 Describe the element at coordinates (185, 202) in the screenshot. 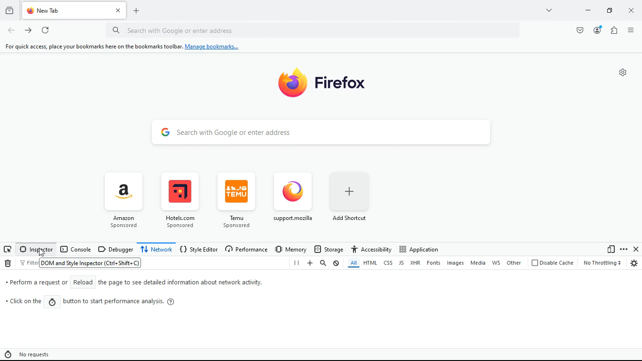

I see `hotels.com` at that location.